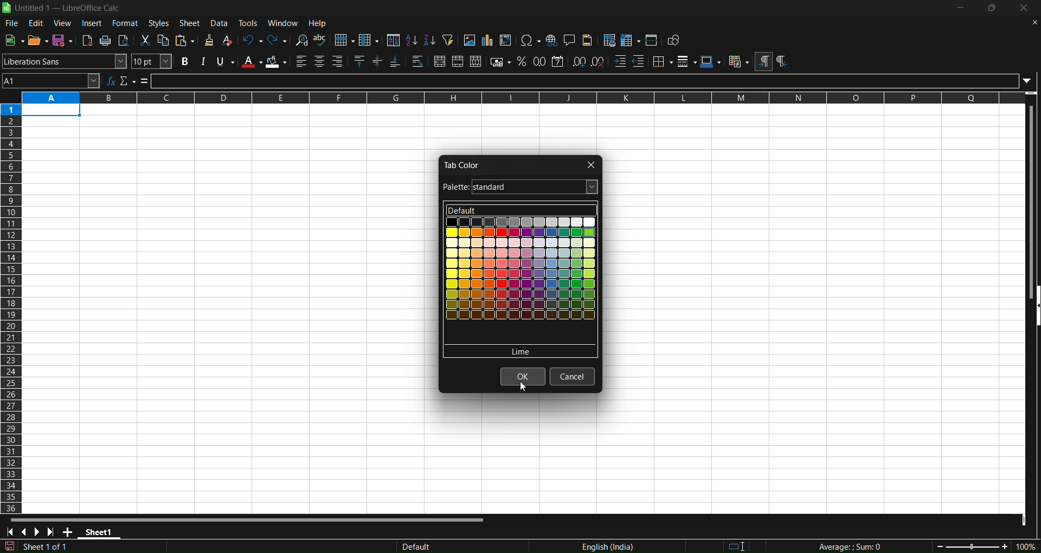  What do you see at coordinates (248, 518) in the screenshot?
I see `horizontal scroll bar` at bounding box center [248, 518].